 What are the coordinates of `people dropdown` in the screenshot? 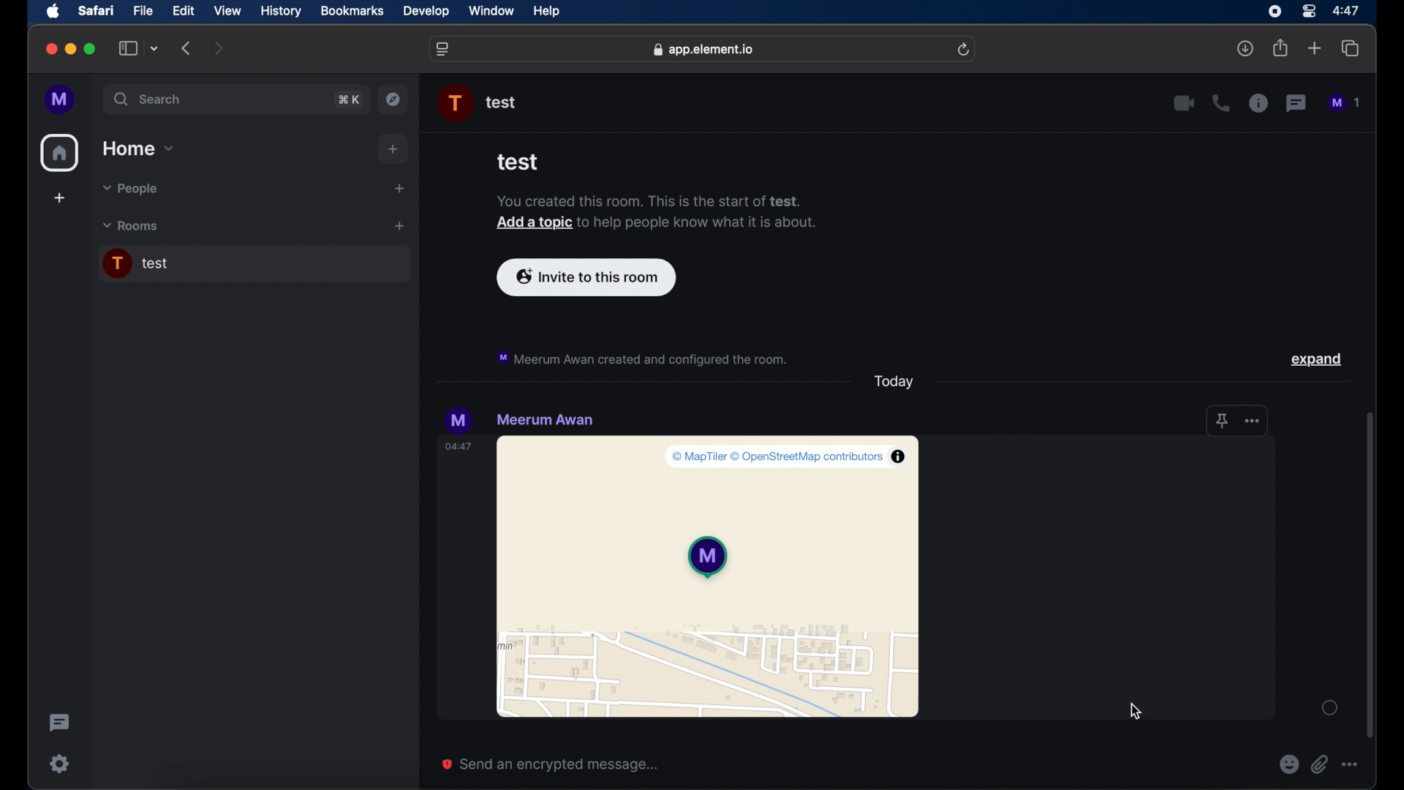 It's located at (129, 189).